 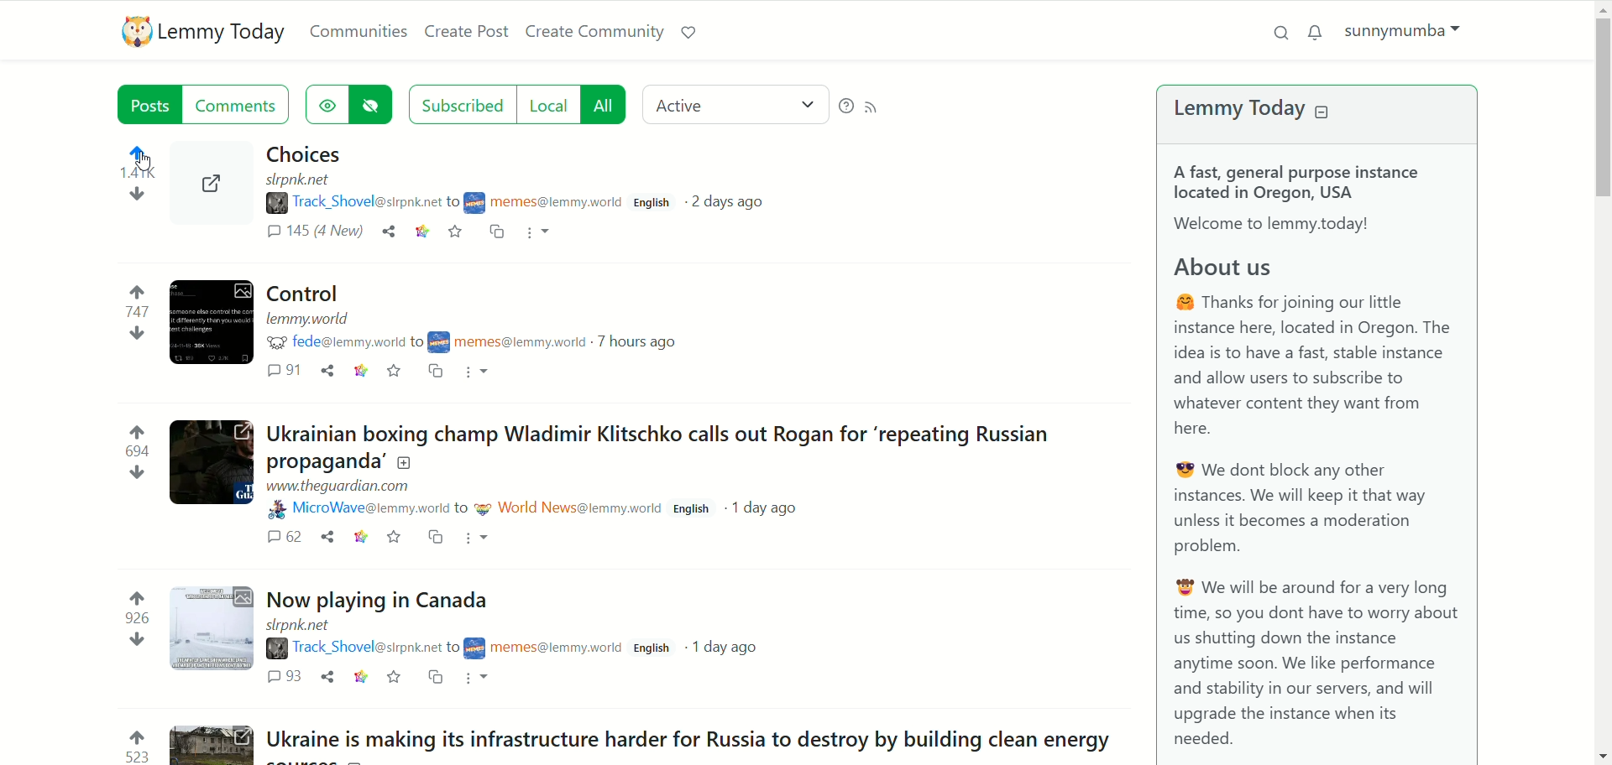 What do you see at coordinates (556, 651) in the screenshot?
I see `username` at bounding box center [556, 651].